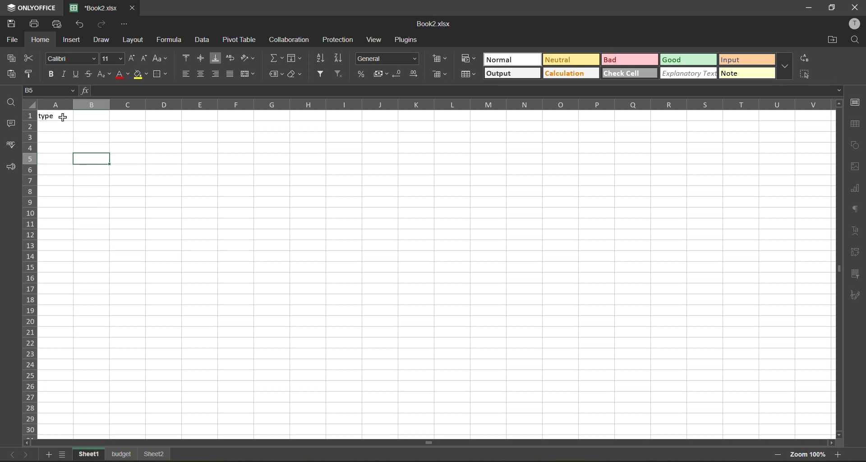  I want to click on cursor, so click(64, 117).